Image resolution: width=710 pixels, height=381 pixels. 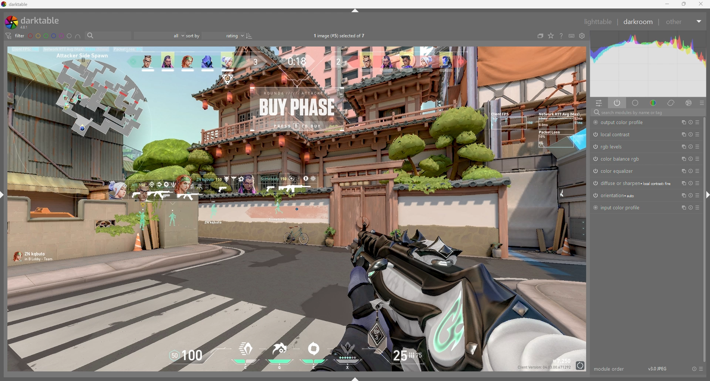 I want to click on rgb levels, so click(x=609, y=147).